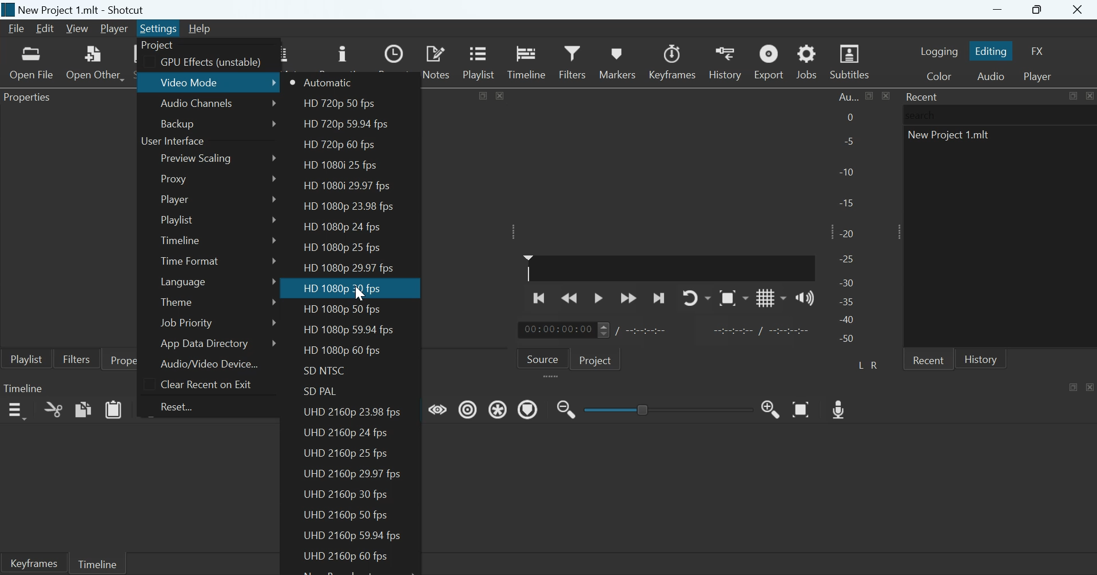  Describe the element at coordinates (768, 61) in the screenshot. I see `Export` at that location.